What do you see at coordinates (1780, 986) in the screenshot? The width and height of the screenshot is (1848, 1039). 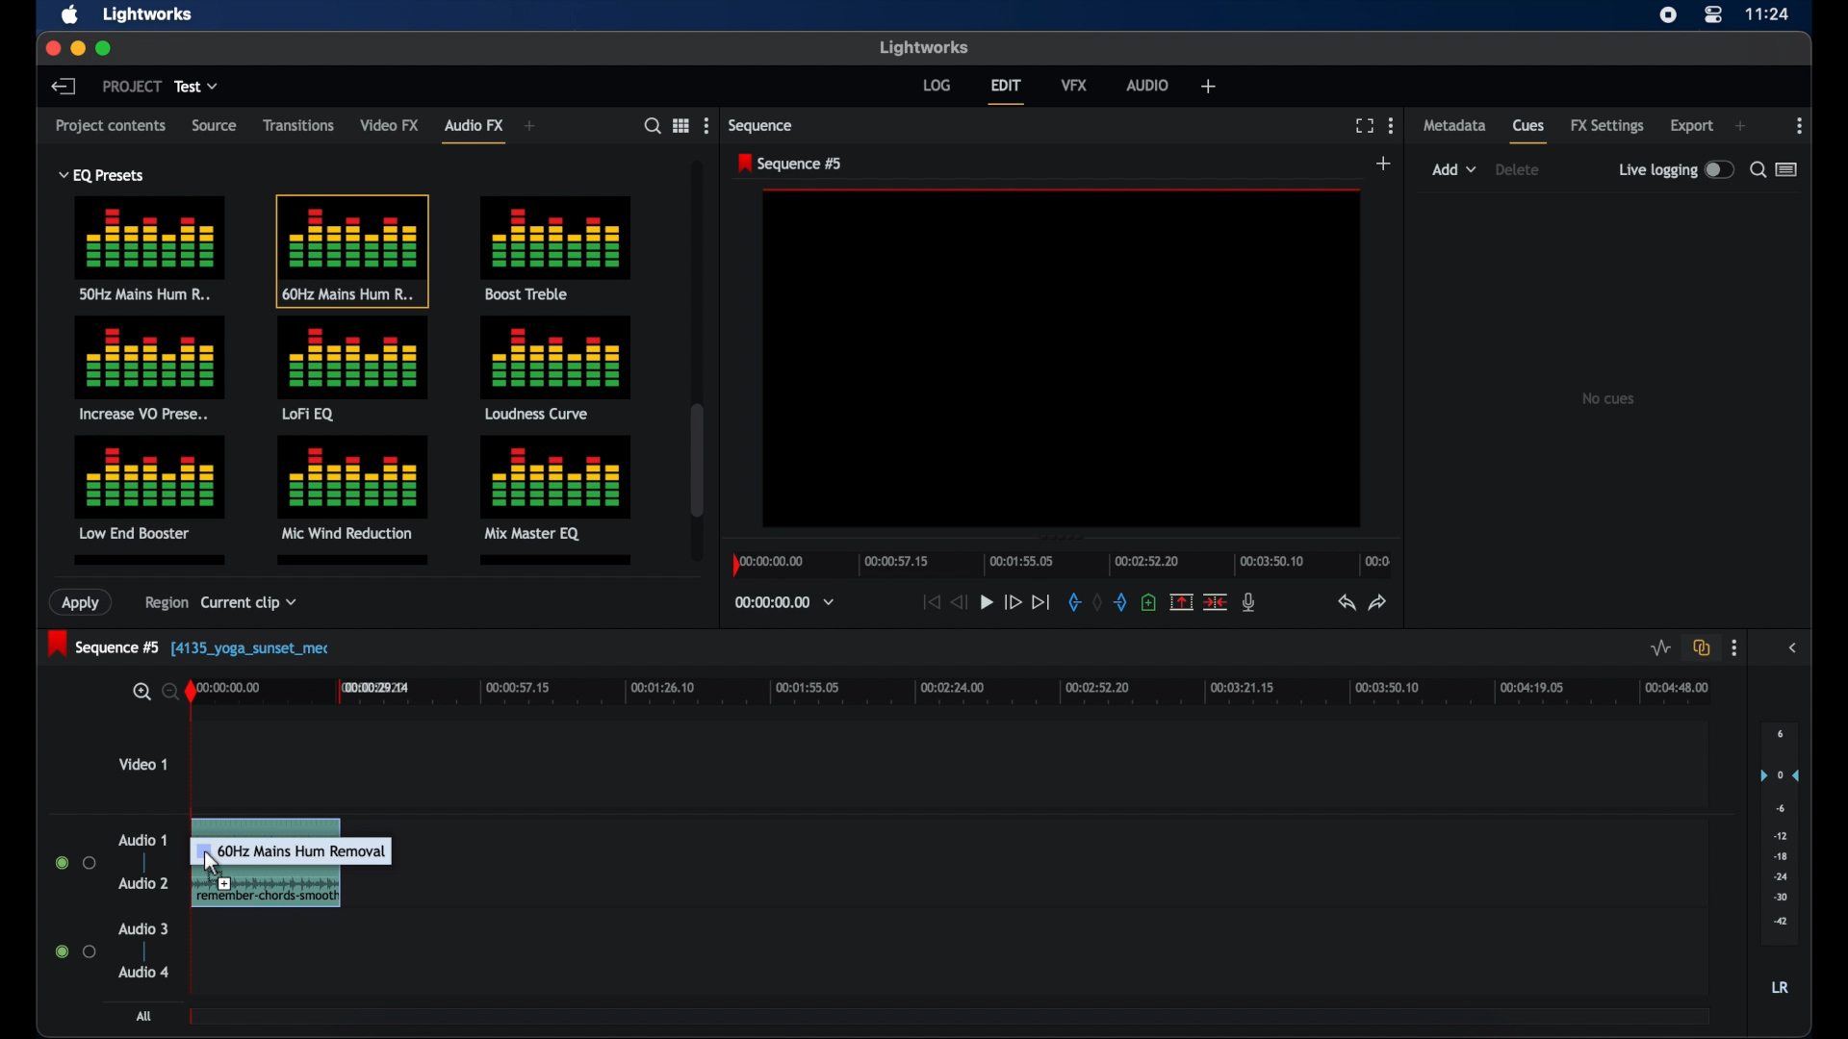 I see `LR` at bounding box center [1780, 986].